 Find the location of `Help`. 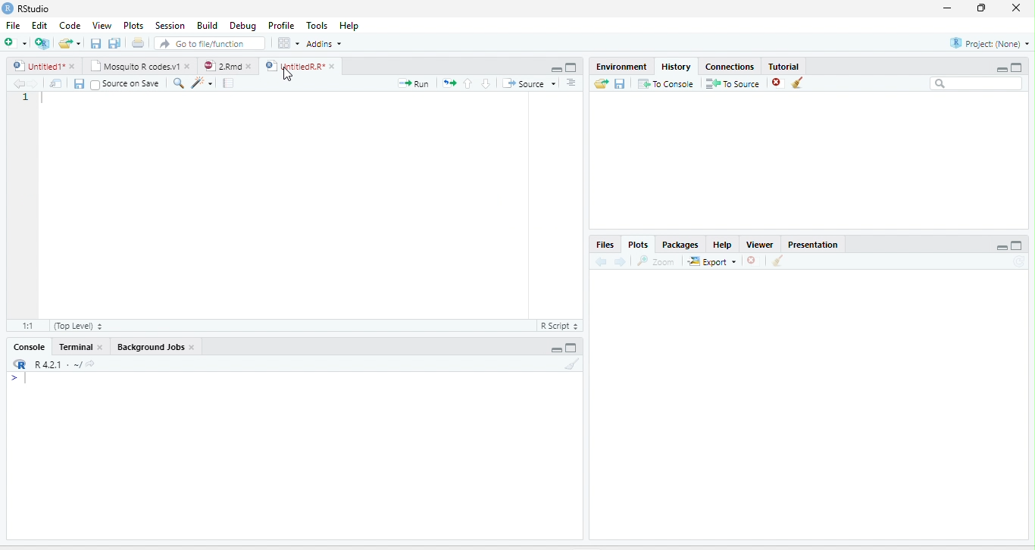

Help is located at coordinates (349, 25).